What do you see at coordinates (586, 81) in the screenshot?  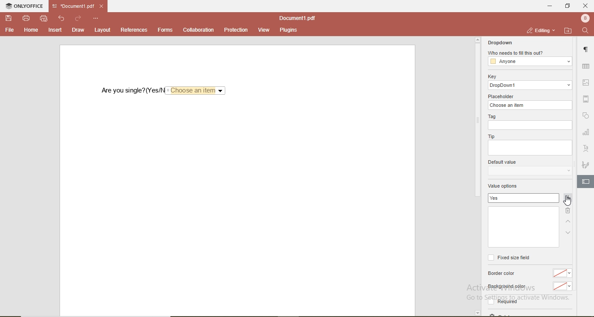 I see `image` at bounding box center [586, 81].